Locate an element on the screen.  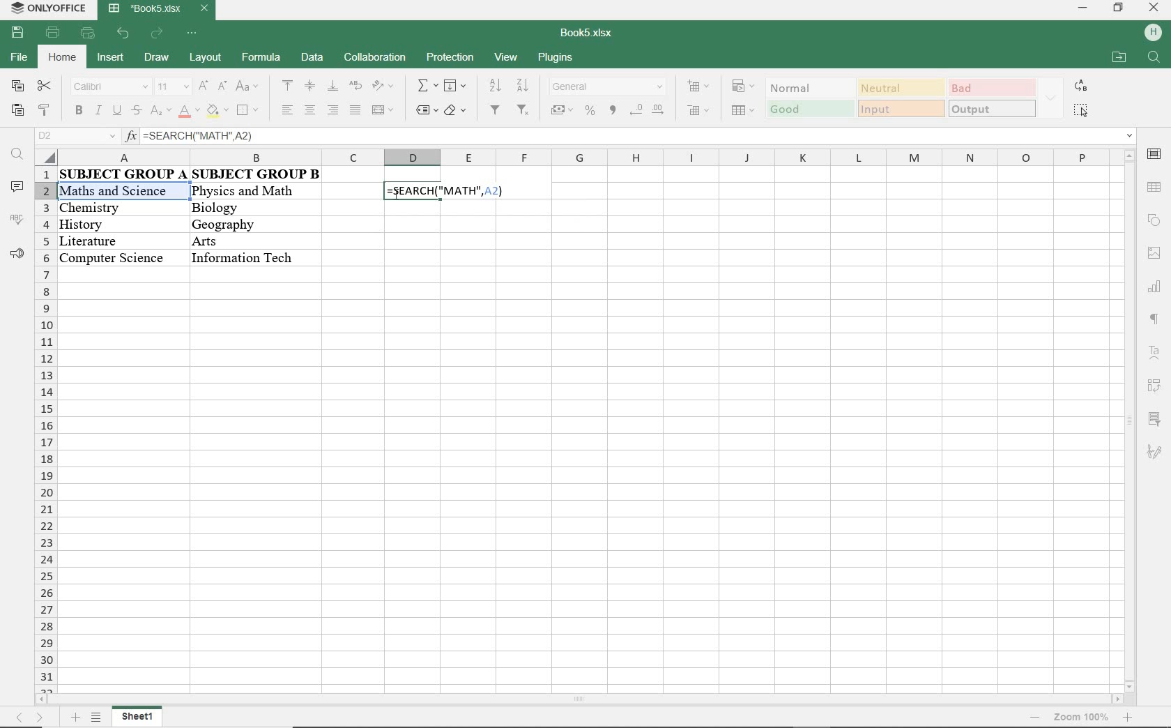
data is located at coordinates (192, 174).